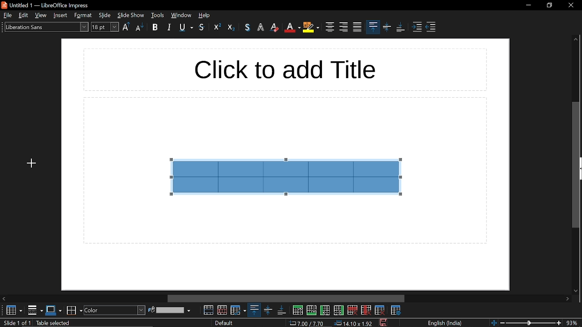  I want to click on insert column after, so click(339, 311).